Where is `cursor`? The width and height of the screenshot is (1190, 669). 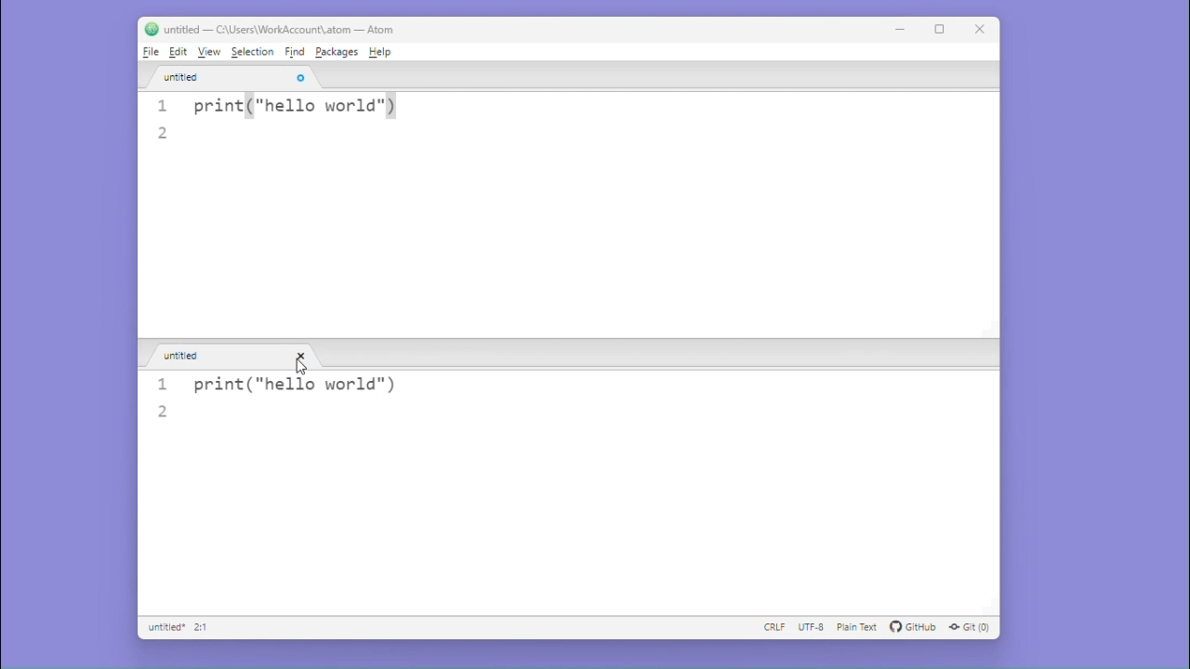 cursor is located at coordinates (310, 363).